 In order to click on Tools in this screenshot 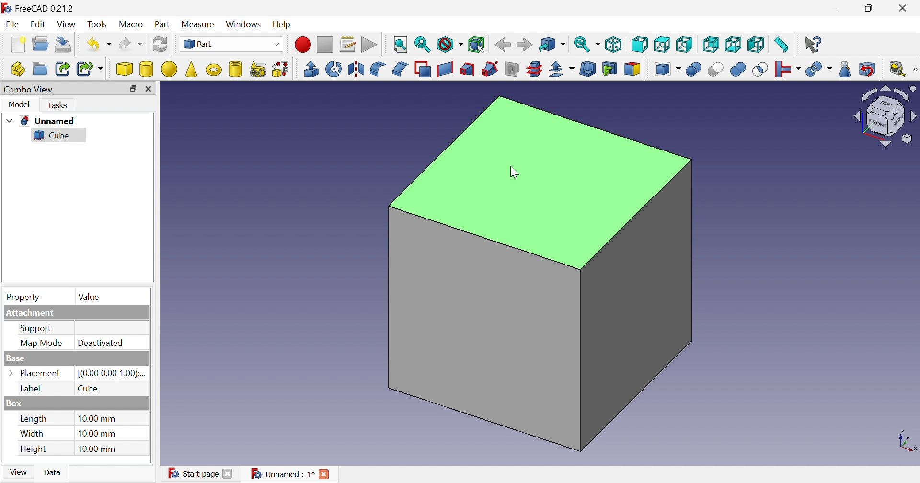, I will do `click(98, 24)`.